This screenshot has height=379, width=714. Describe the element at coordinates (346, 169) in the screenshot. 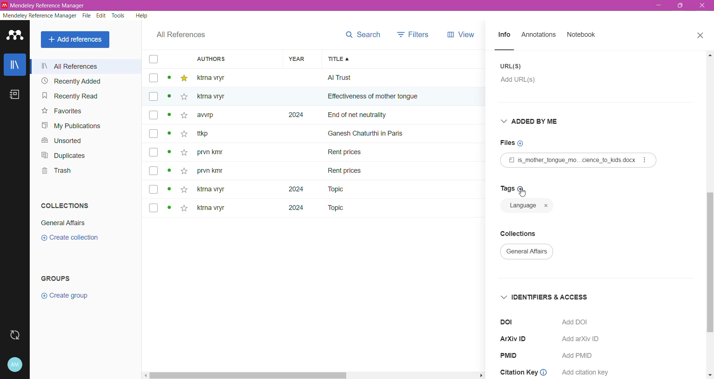

I see `rent prices ` at that location.